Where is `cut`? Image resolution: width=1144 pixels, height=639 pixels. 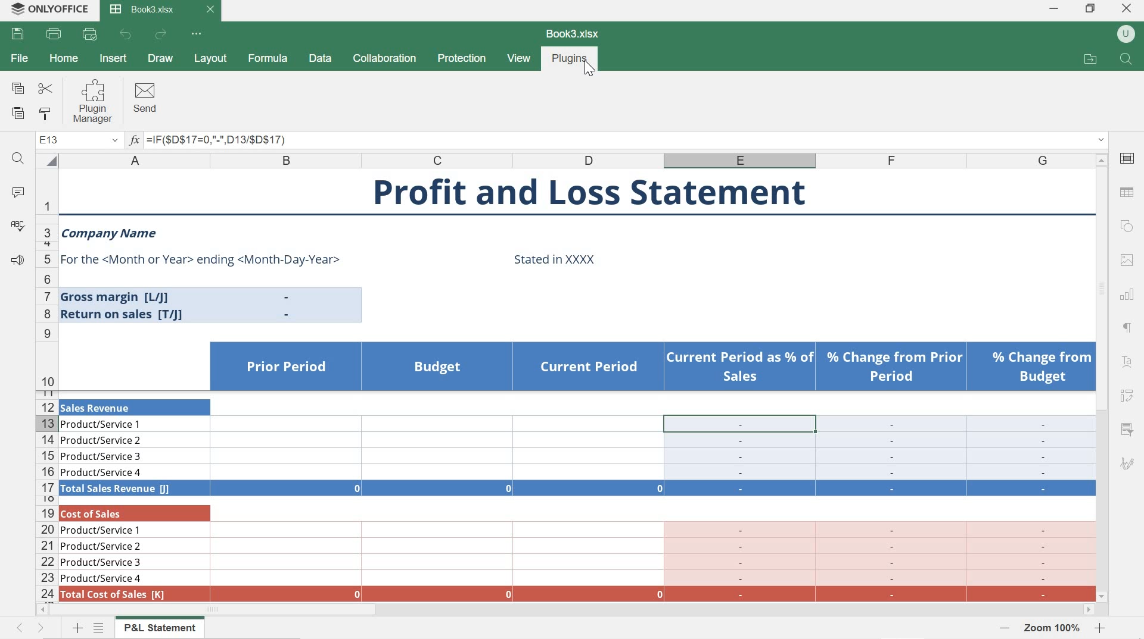 cut is located at coordinates (46, 90).